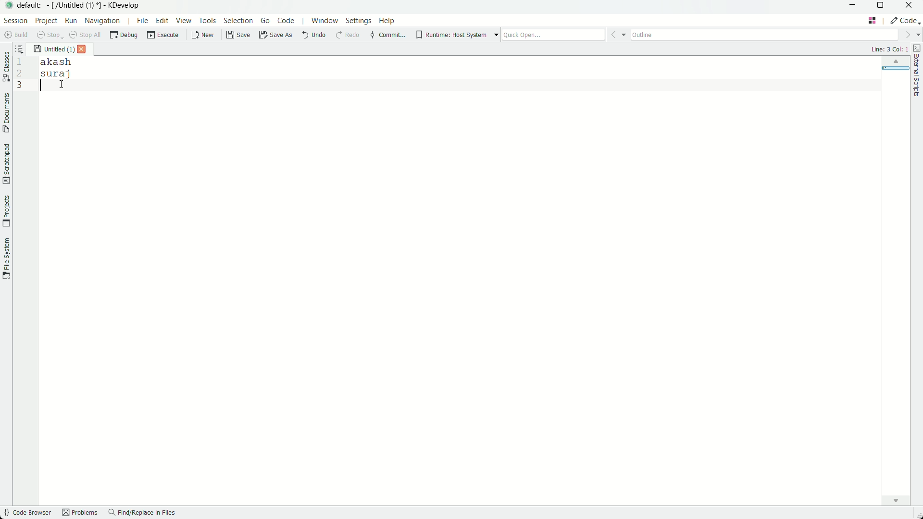 This screenshot has height=519, width=923. Describe the element at coordinates (911, 6) in the screenshot. I see `close app` at that location.